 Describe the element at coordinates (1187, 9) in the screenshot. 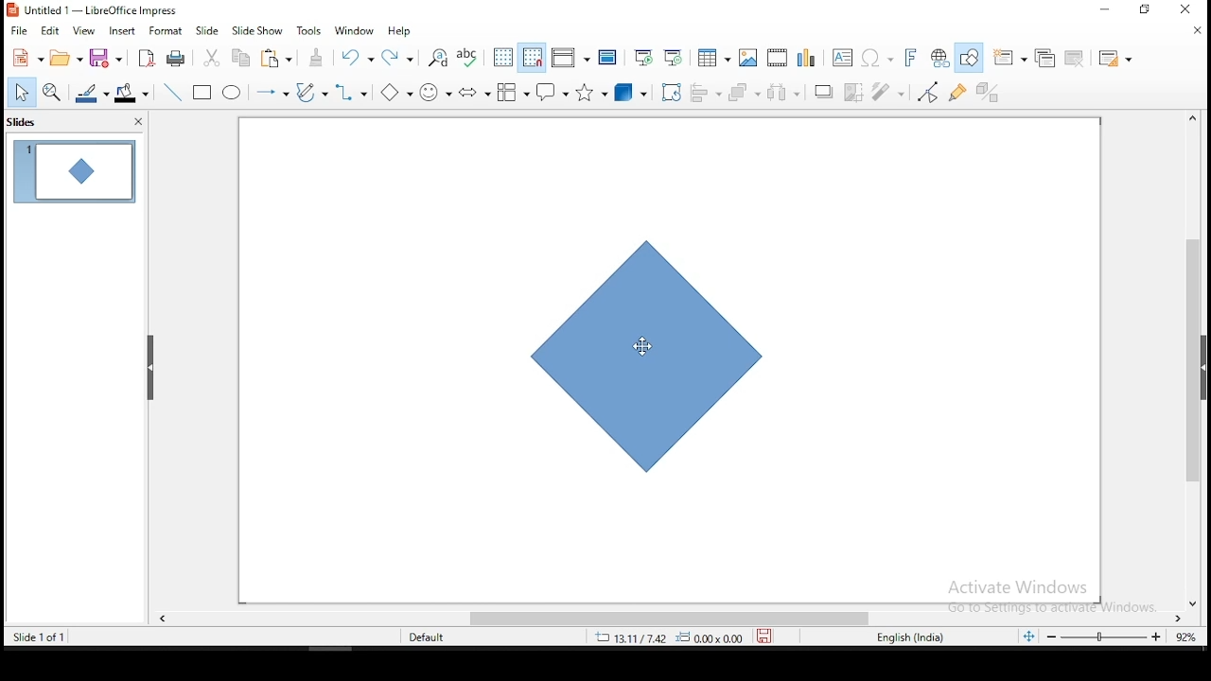

I see `close window` at that location.